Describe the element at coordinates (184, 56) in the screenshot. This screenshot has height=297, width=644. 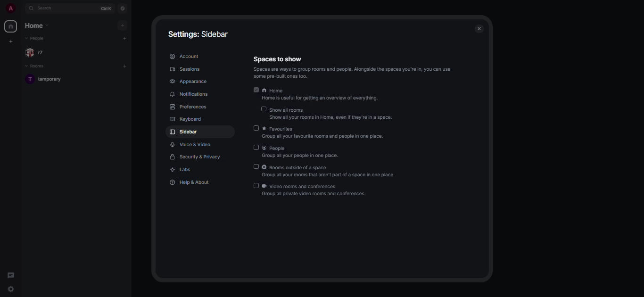
I see `account` at that location.